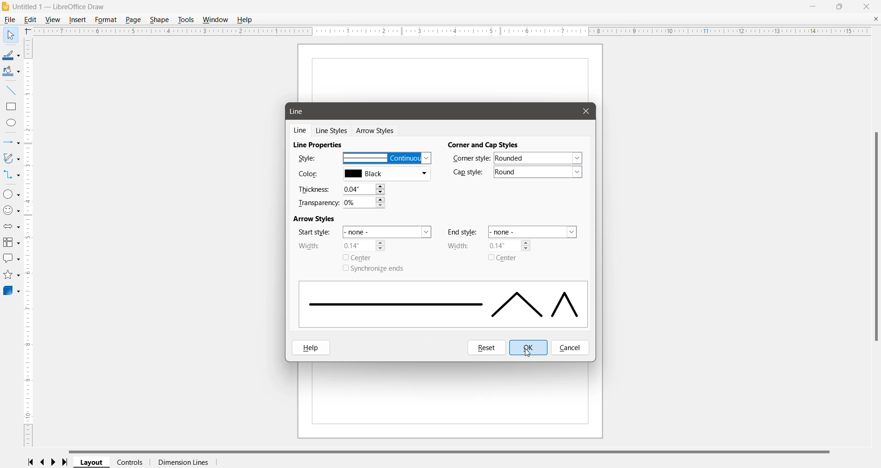 This screenshot has height=468, width=881. What do you see at coordinates (186, 20) in the screenshot?
I see `Tools` at bounding box center [186, 20].